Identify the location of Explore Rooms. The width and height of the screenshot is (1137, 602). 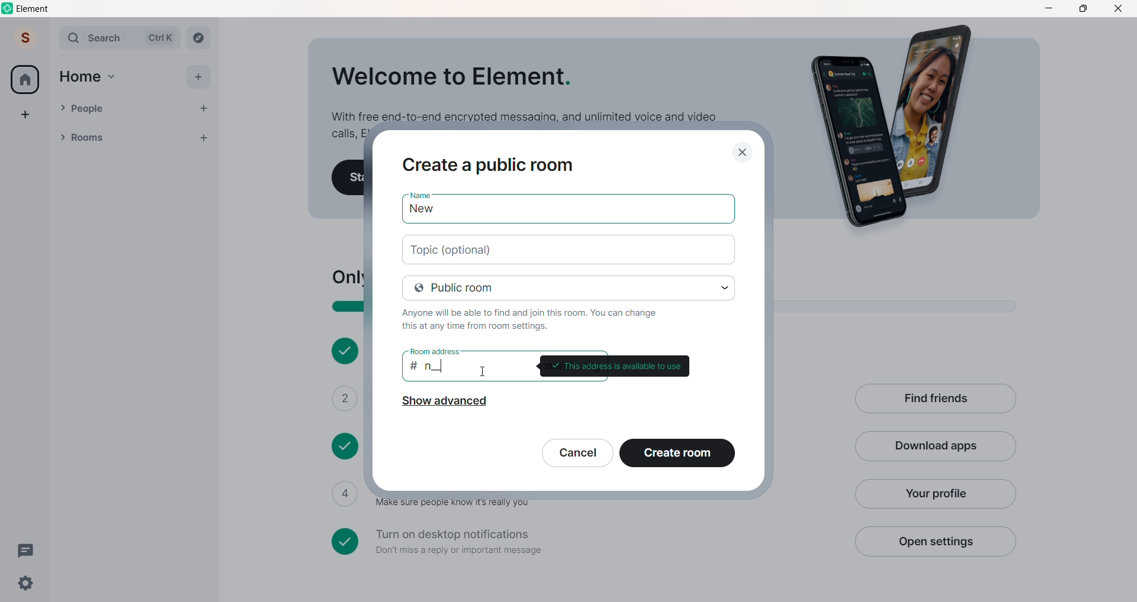
(199, 38).